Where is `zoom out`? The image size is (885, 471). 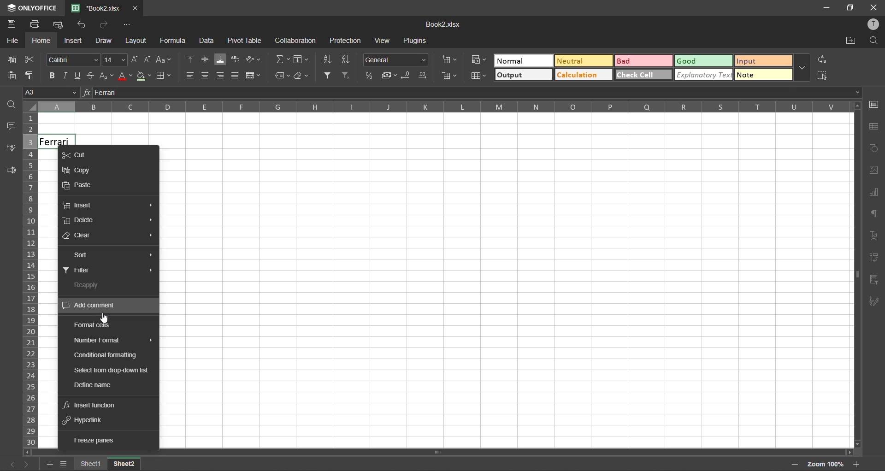
zoom out is located at coordinates (795, 465).